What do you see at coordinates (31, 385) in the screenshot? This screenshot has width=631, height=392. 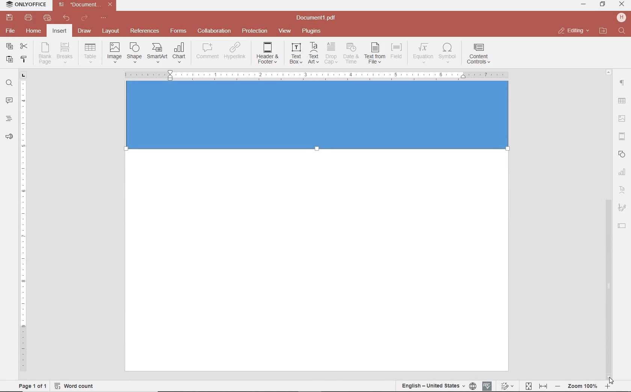 I see `page 1 of 1` at bounding box center [31, 385].